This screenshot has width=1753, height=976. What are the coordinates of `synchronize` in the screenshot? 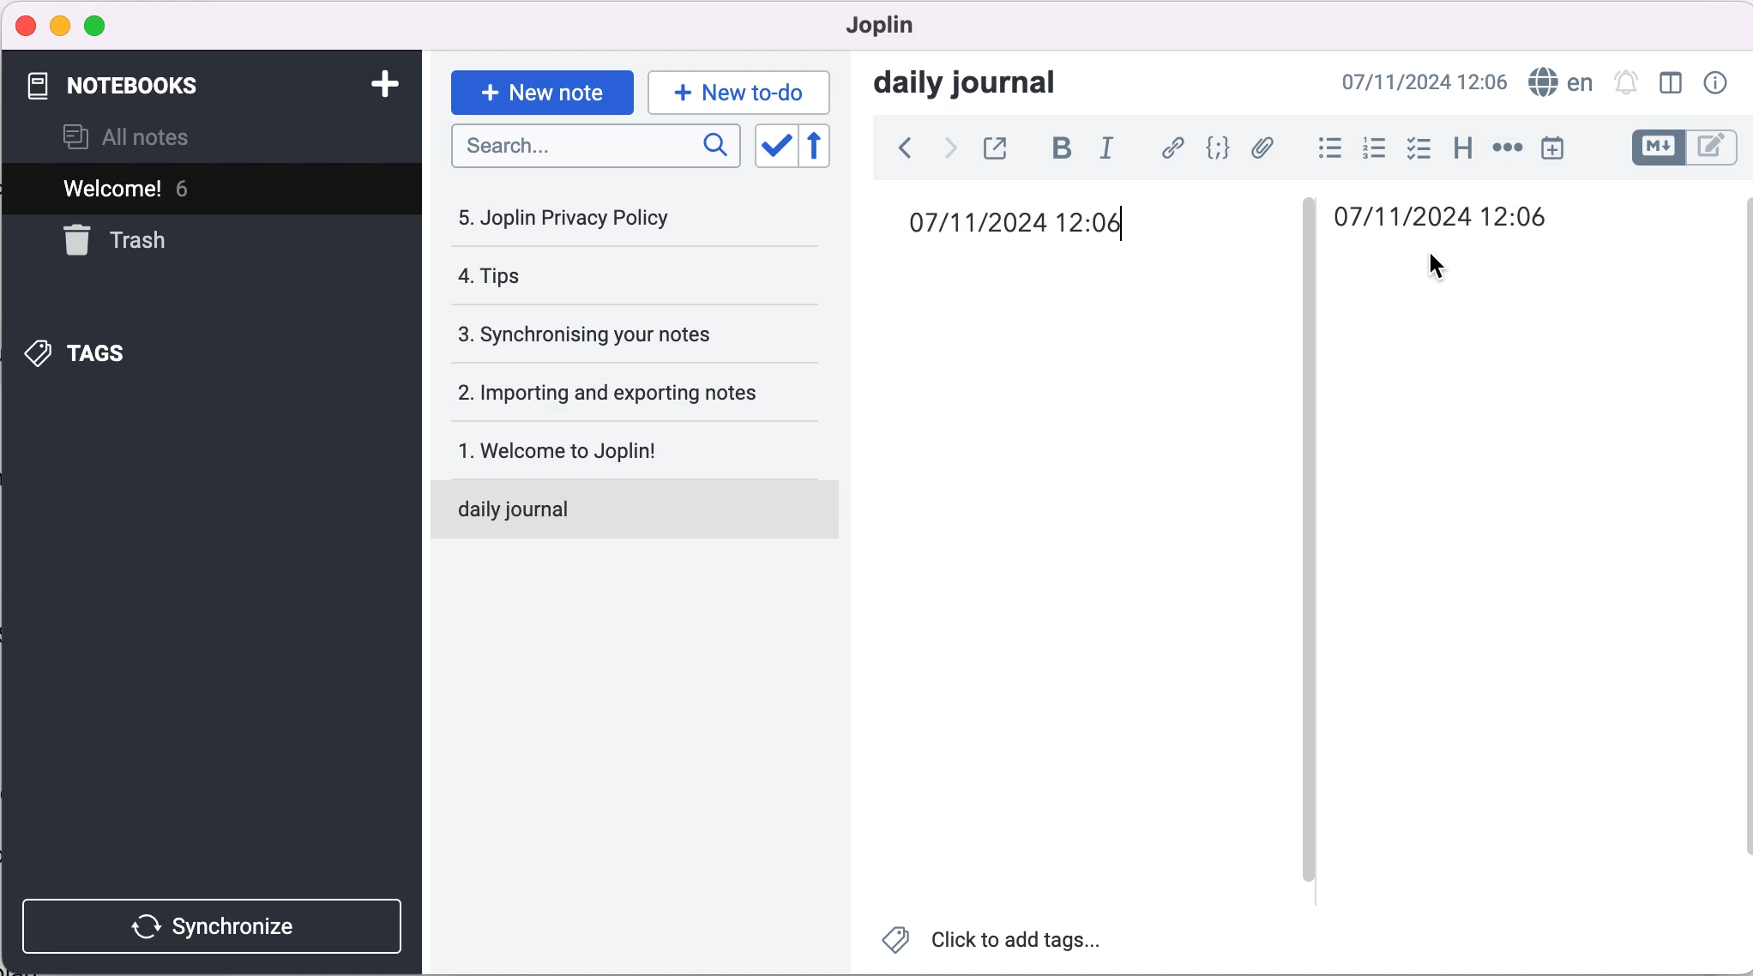 It's located at (216, 921).